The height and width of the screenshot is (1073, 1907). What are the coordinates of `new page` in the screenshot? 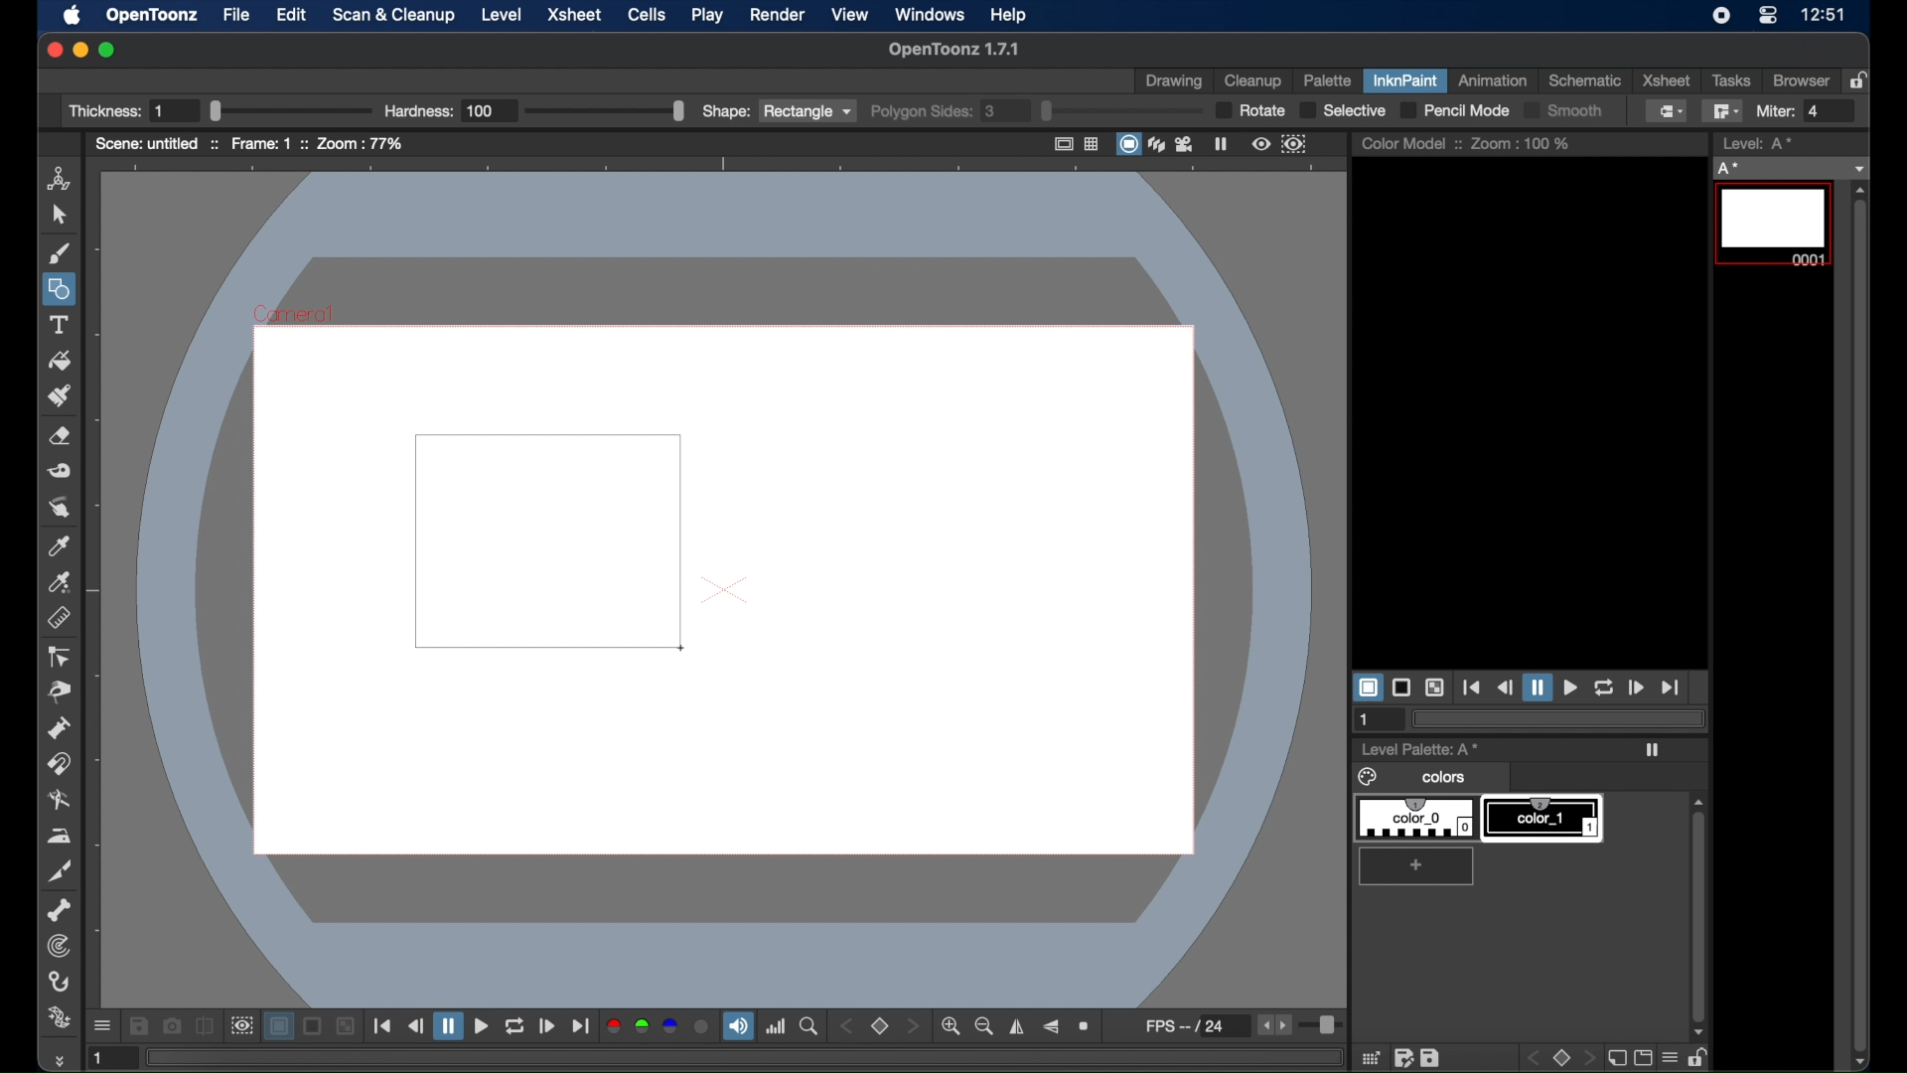 It's located at (1614, 1056).